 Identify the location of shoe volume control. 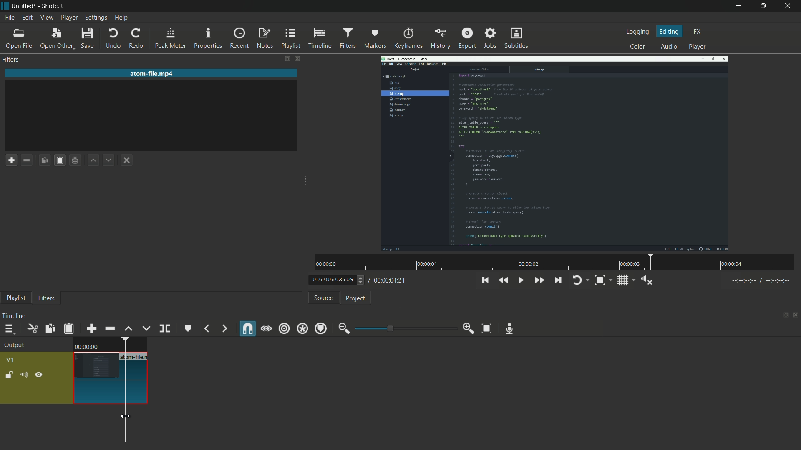
(647, 280).